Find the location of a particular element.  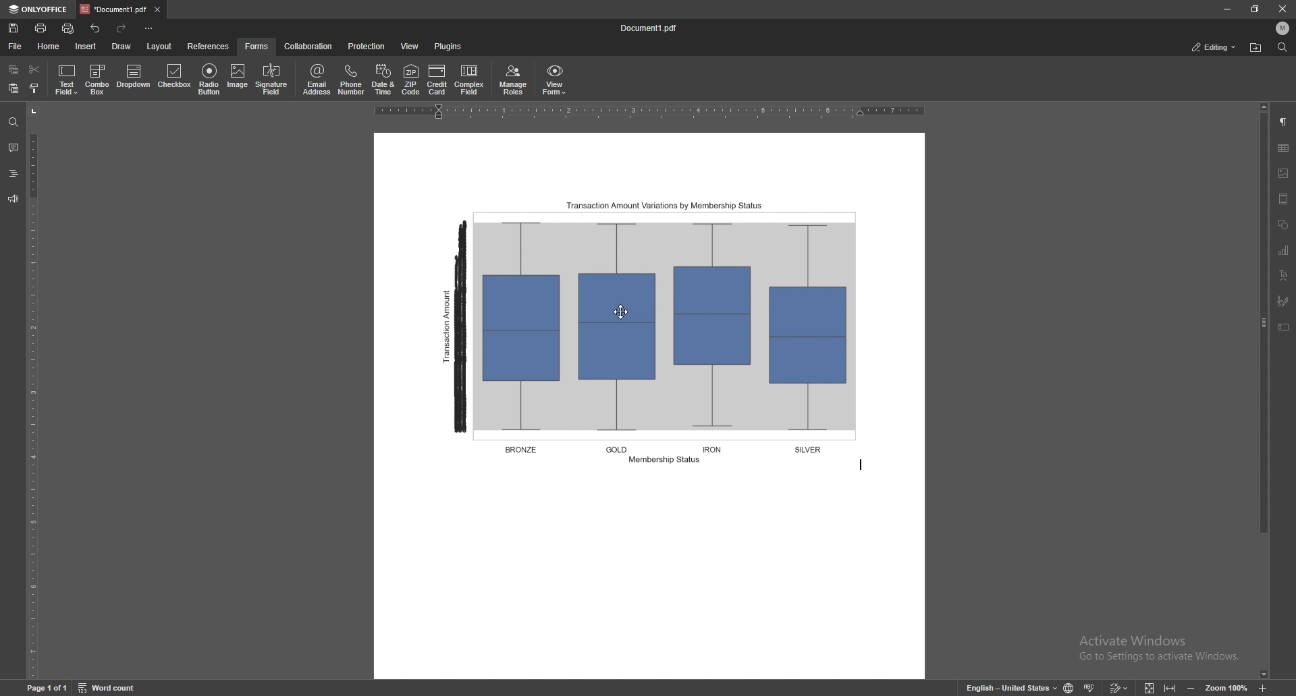

image is located at coordinates (238, 79).